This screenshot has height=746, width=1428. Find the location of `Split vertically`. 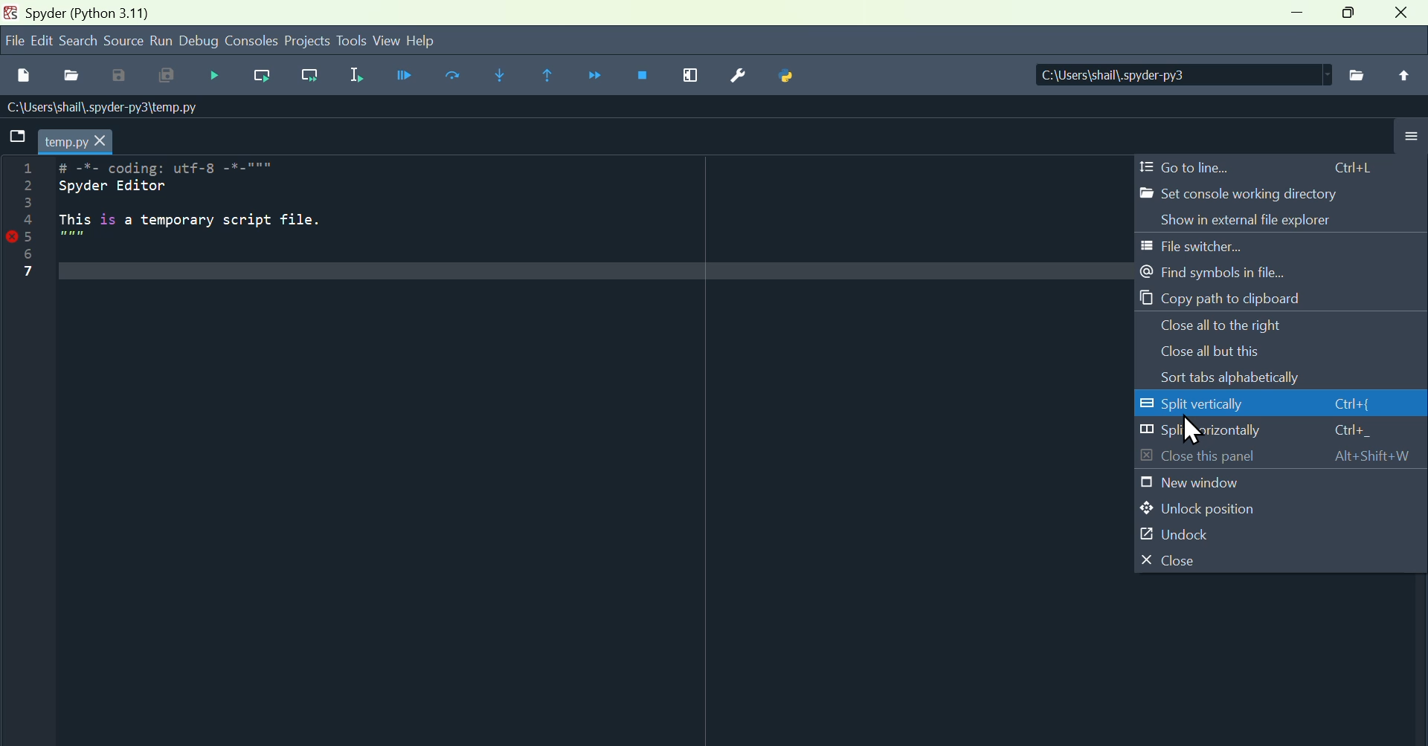

Split vertically is located at coordinates (1275, 406).